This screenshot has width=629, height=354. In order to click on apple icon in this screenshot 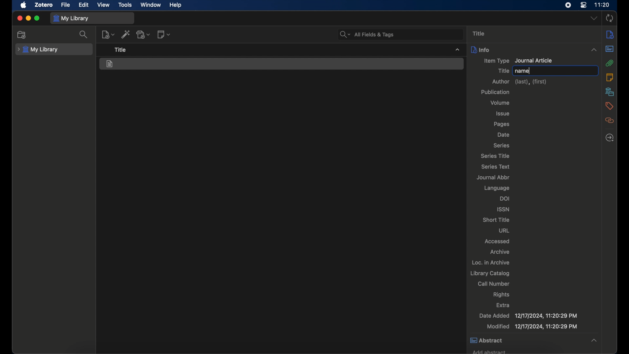, I will do `click(24, 5)`.